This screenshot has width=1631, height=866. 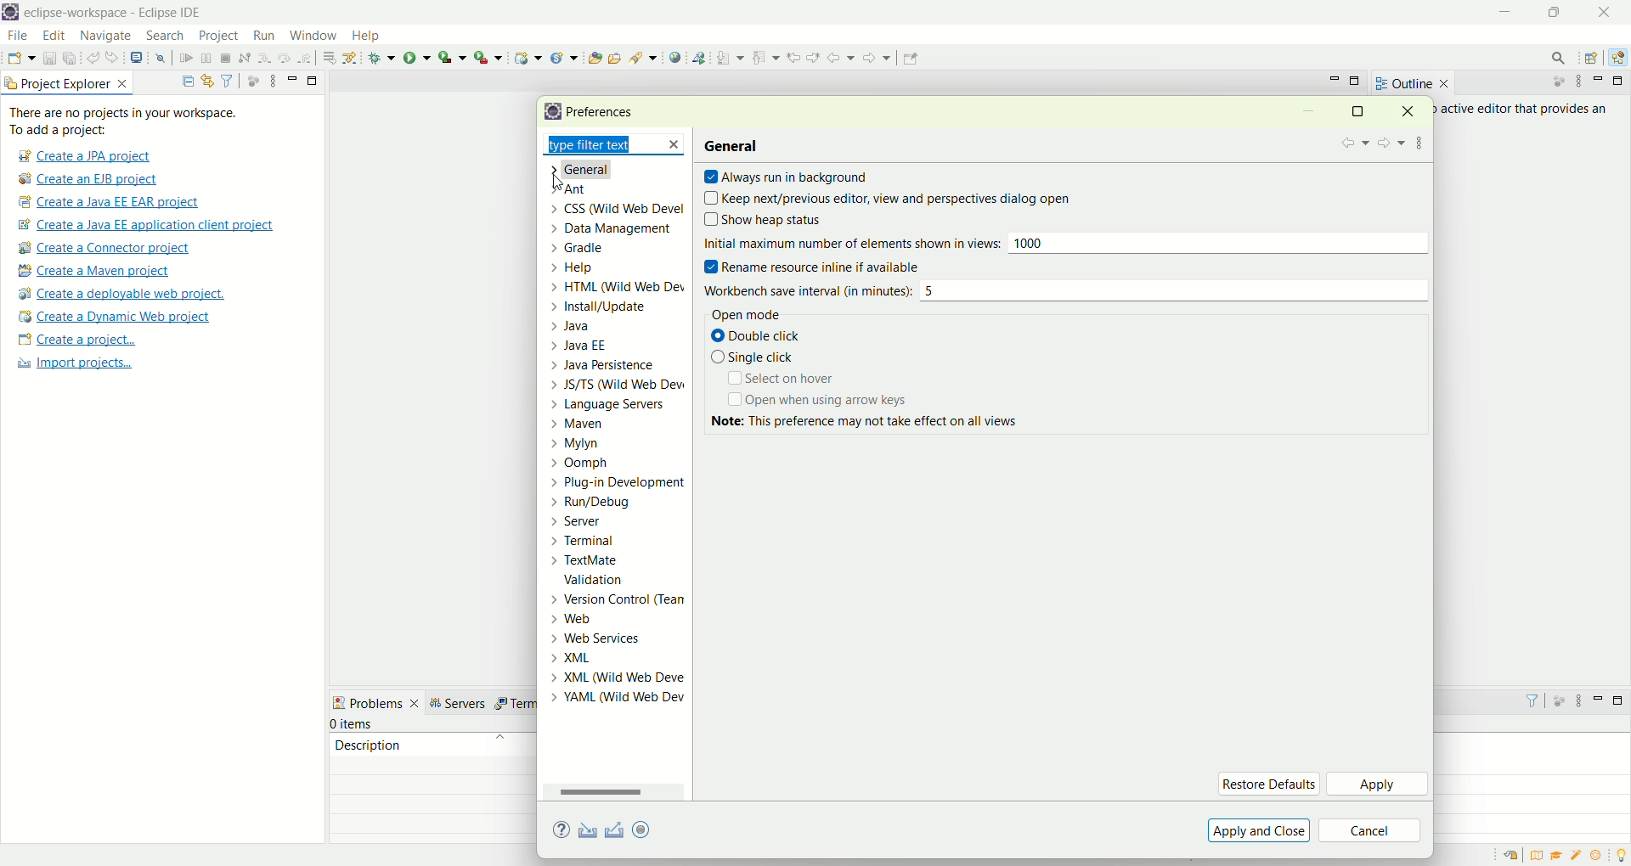 I want to click on apply, so click(x=1379, y=785).